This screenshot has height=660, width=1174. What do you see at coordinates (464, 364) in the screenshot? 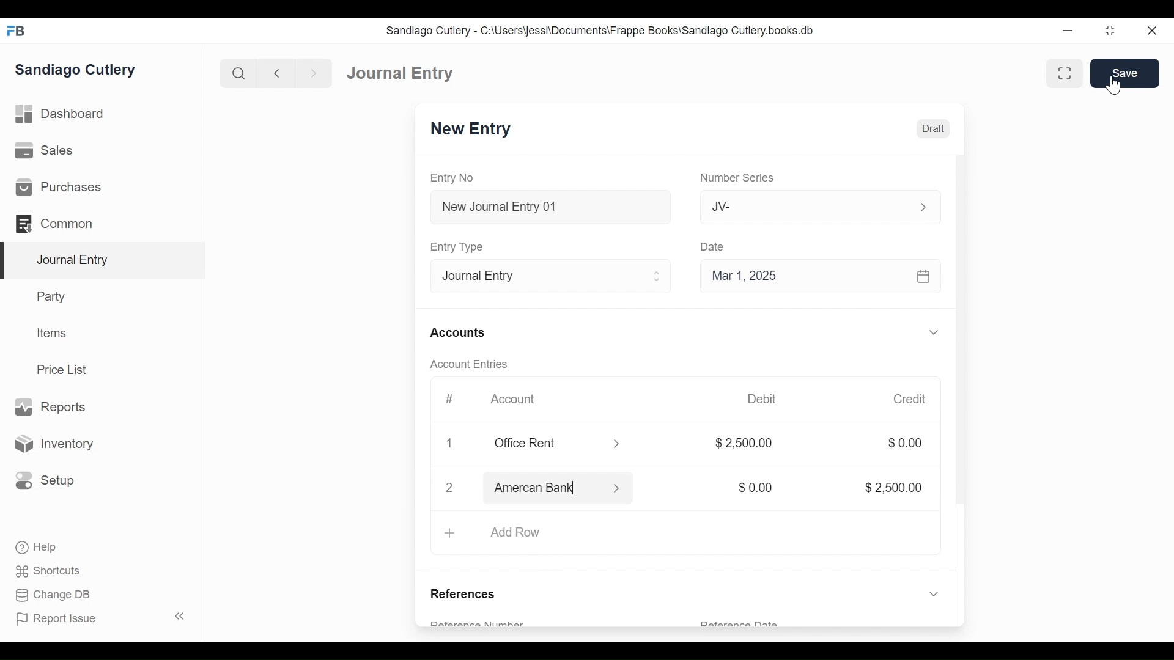
I see `Account Entries` at bounding box center [464, 364].